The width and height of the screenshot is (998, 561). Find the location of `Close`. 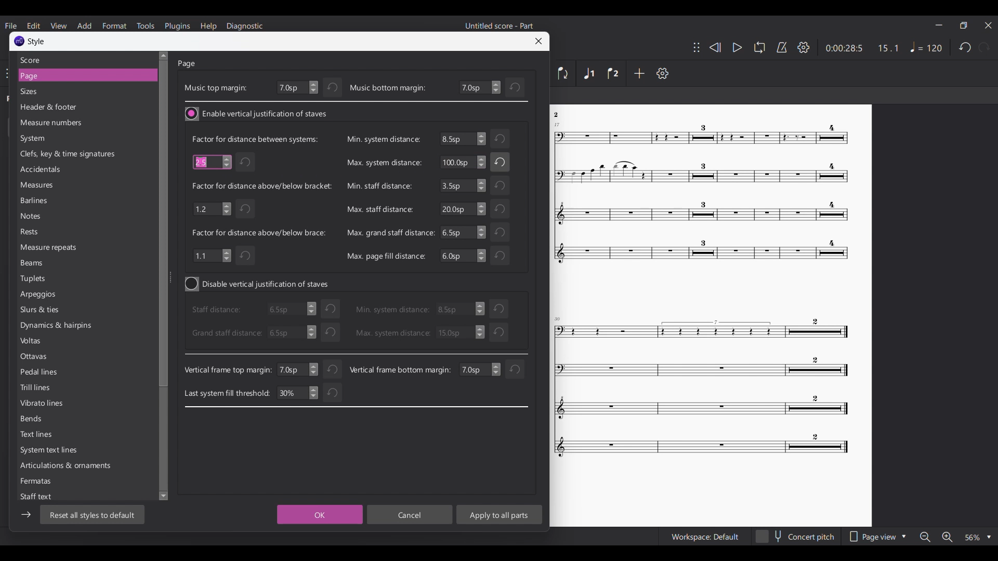

Close is located at coordinates (539, 41).